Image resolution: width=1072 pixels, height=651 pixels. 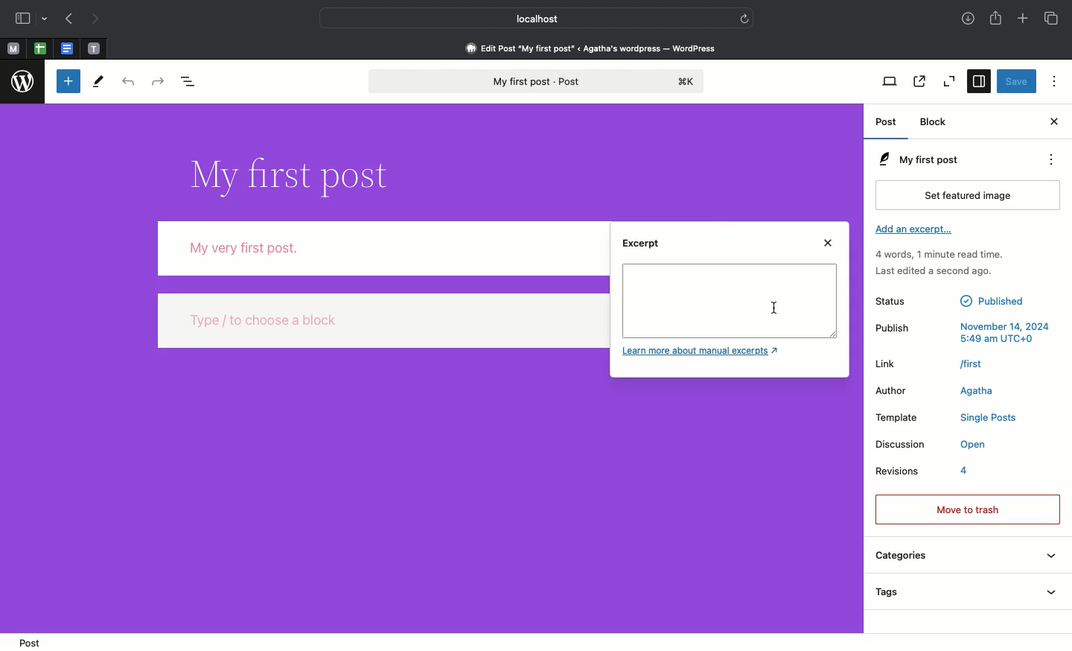 What do you see at coordinates (28, 641) in the screenshot?
I see `Post` at bounding box center [28, 641].